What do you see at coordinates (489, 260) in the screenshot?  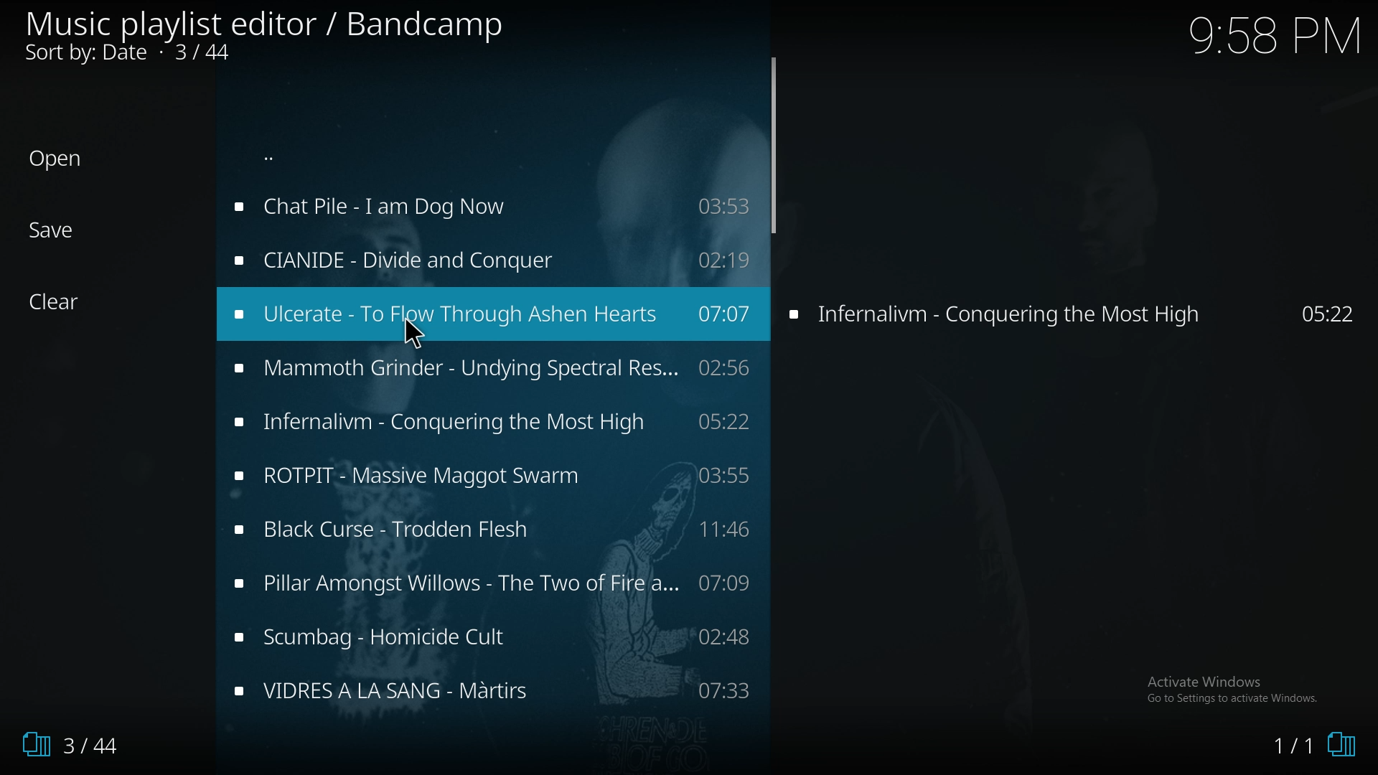 I see `music` at bounding box center [489, 260].